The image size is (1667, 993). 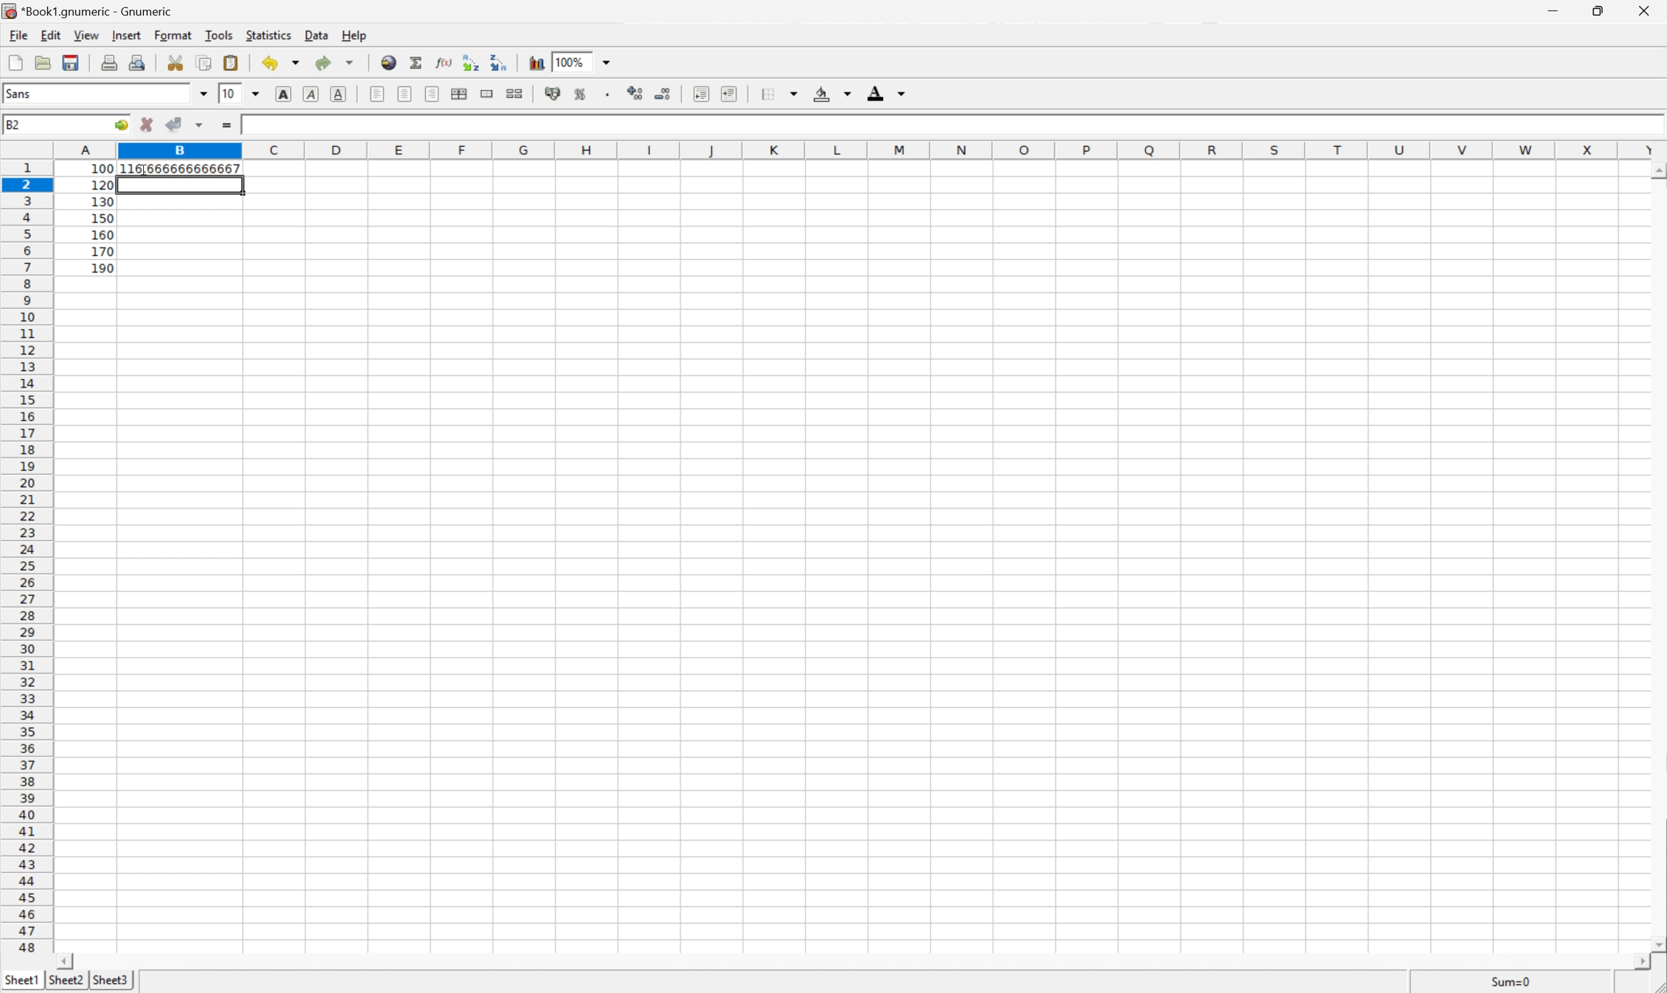 What do you see at coordinates (472, 63) in the screenshot?
I see `Sort the selected region in ascending order based on the first column selected` at bounding box center [472, 63].